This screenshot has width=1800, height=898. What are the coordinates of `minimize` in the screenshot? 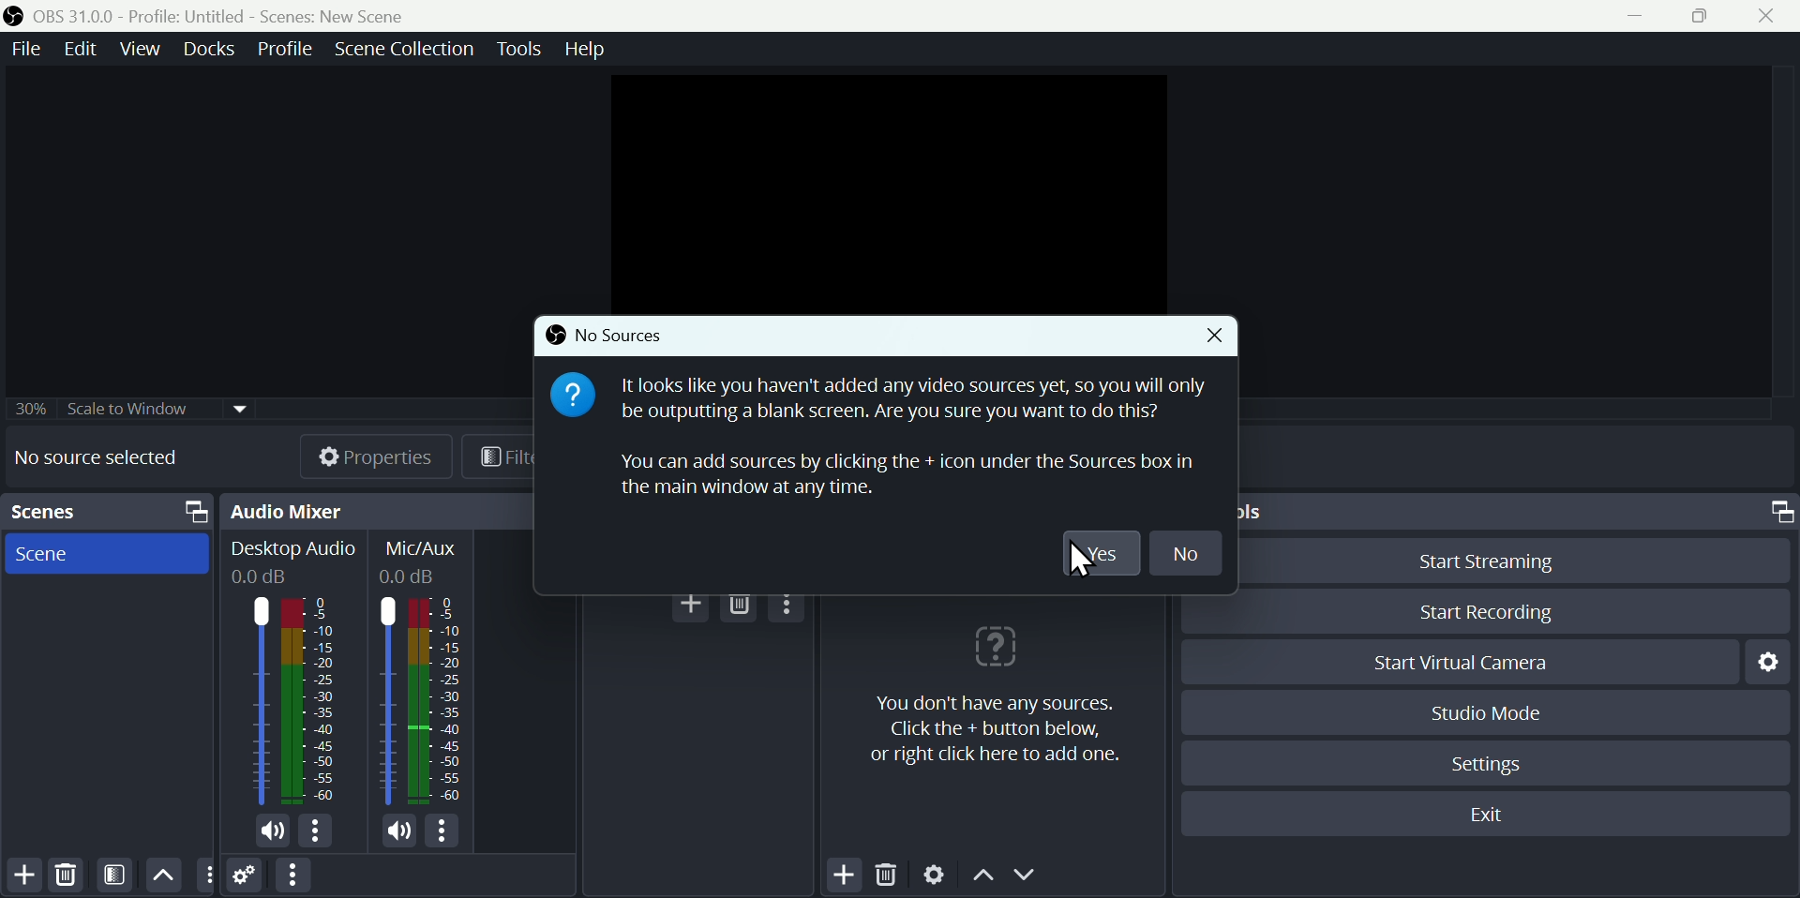 It's located at (1635, 17).